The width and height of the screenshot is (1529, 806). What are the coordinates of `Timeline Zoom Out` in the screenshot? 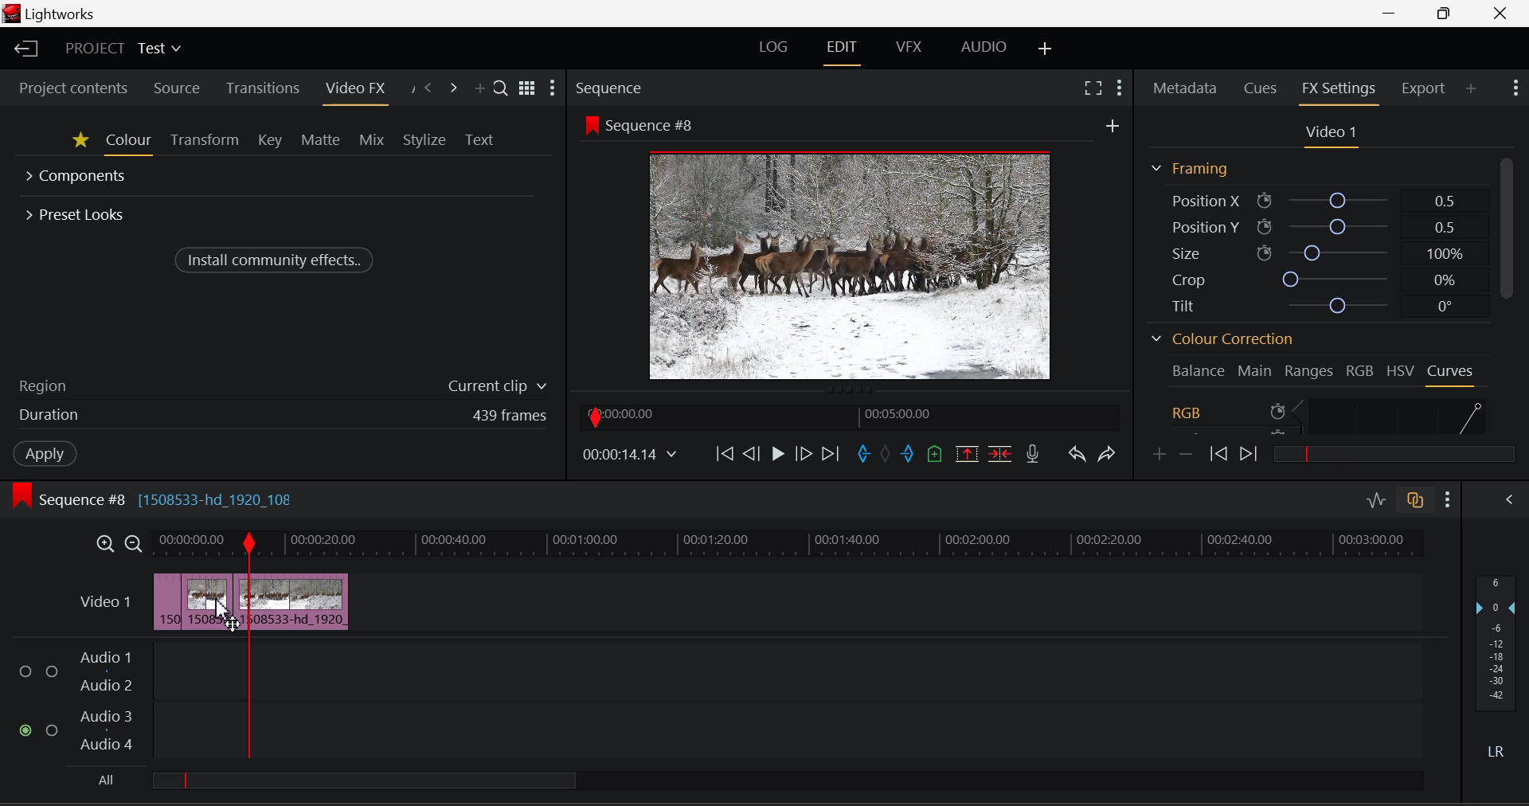 It's located at (132, 544).